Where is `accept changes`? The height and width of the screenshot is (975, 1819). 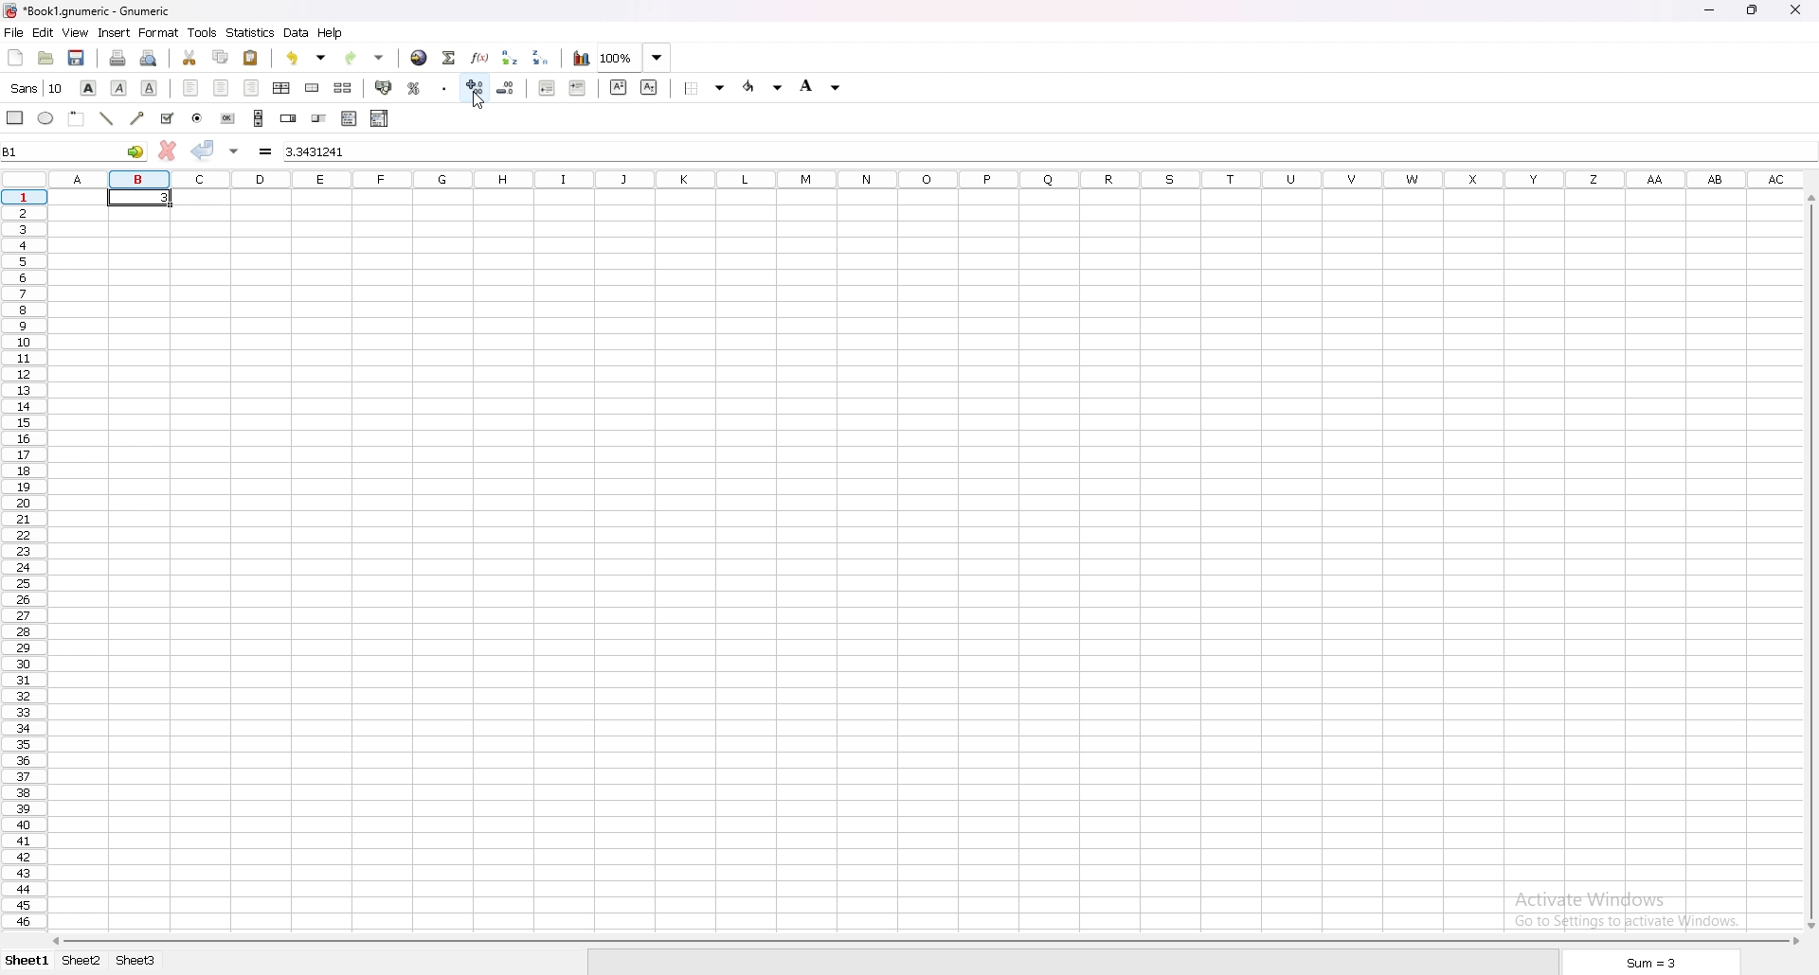
accept changes is located at coordinates (204, 151).